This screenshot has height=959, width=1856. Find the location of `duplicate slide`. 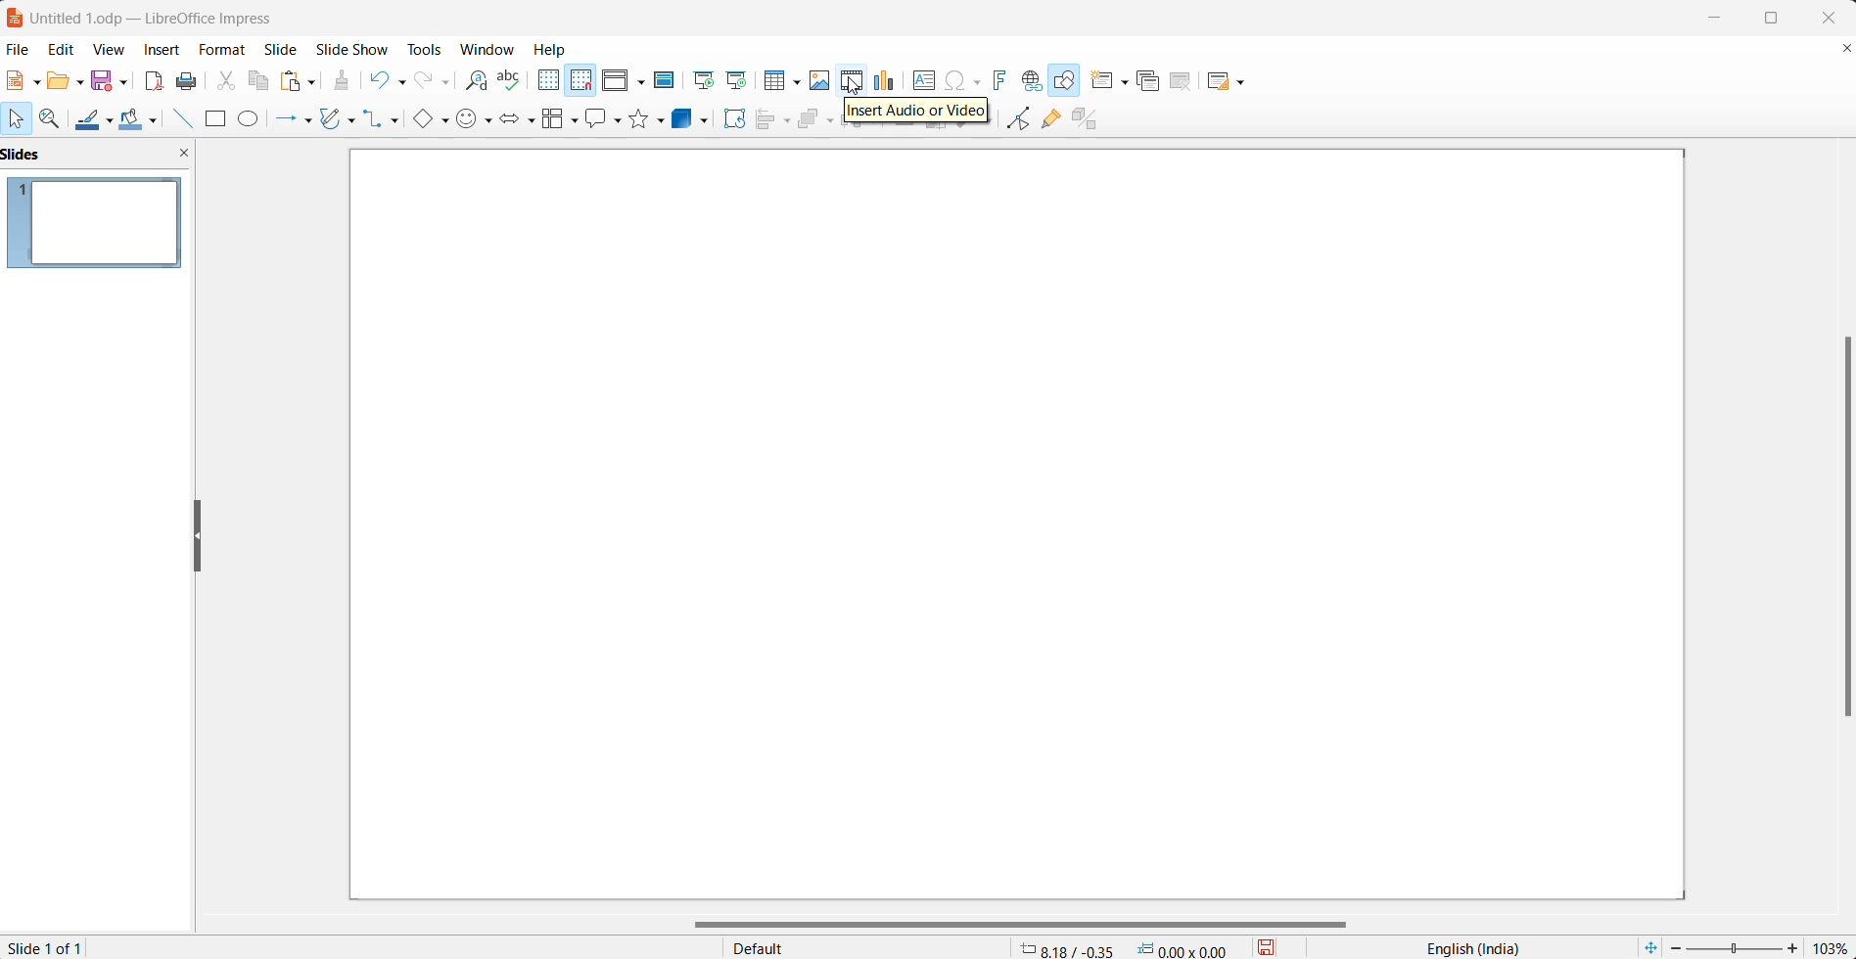

duplicate slide is located at coordinates (1154, 79).